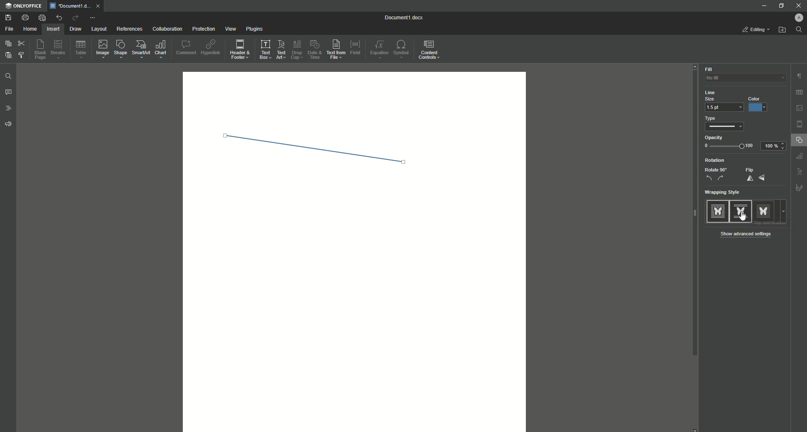 Image resolution: width=807 pixels, height=432 pixels. What do you see at coordinates (749, 234) in the screenshot?
I see `Show Advanced Settings` at bounding box center [749, 234].